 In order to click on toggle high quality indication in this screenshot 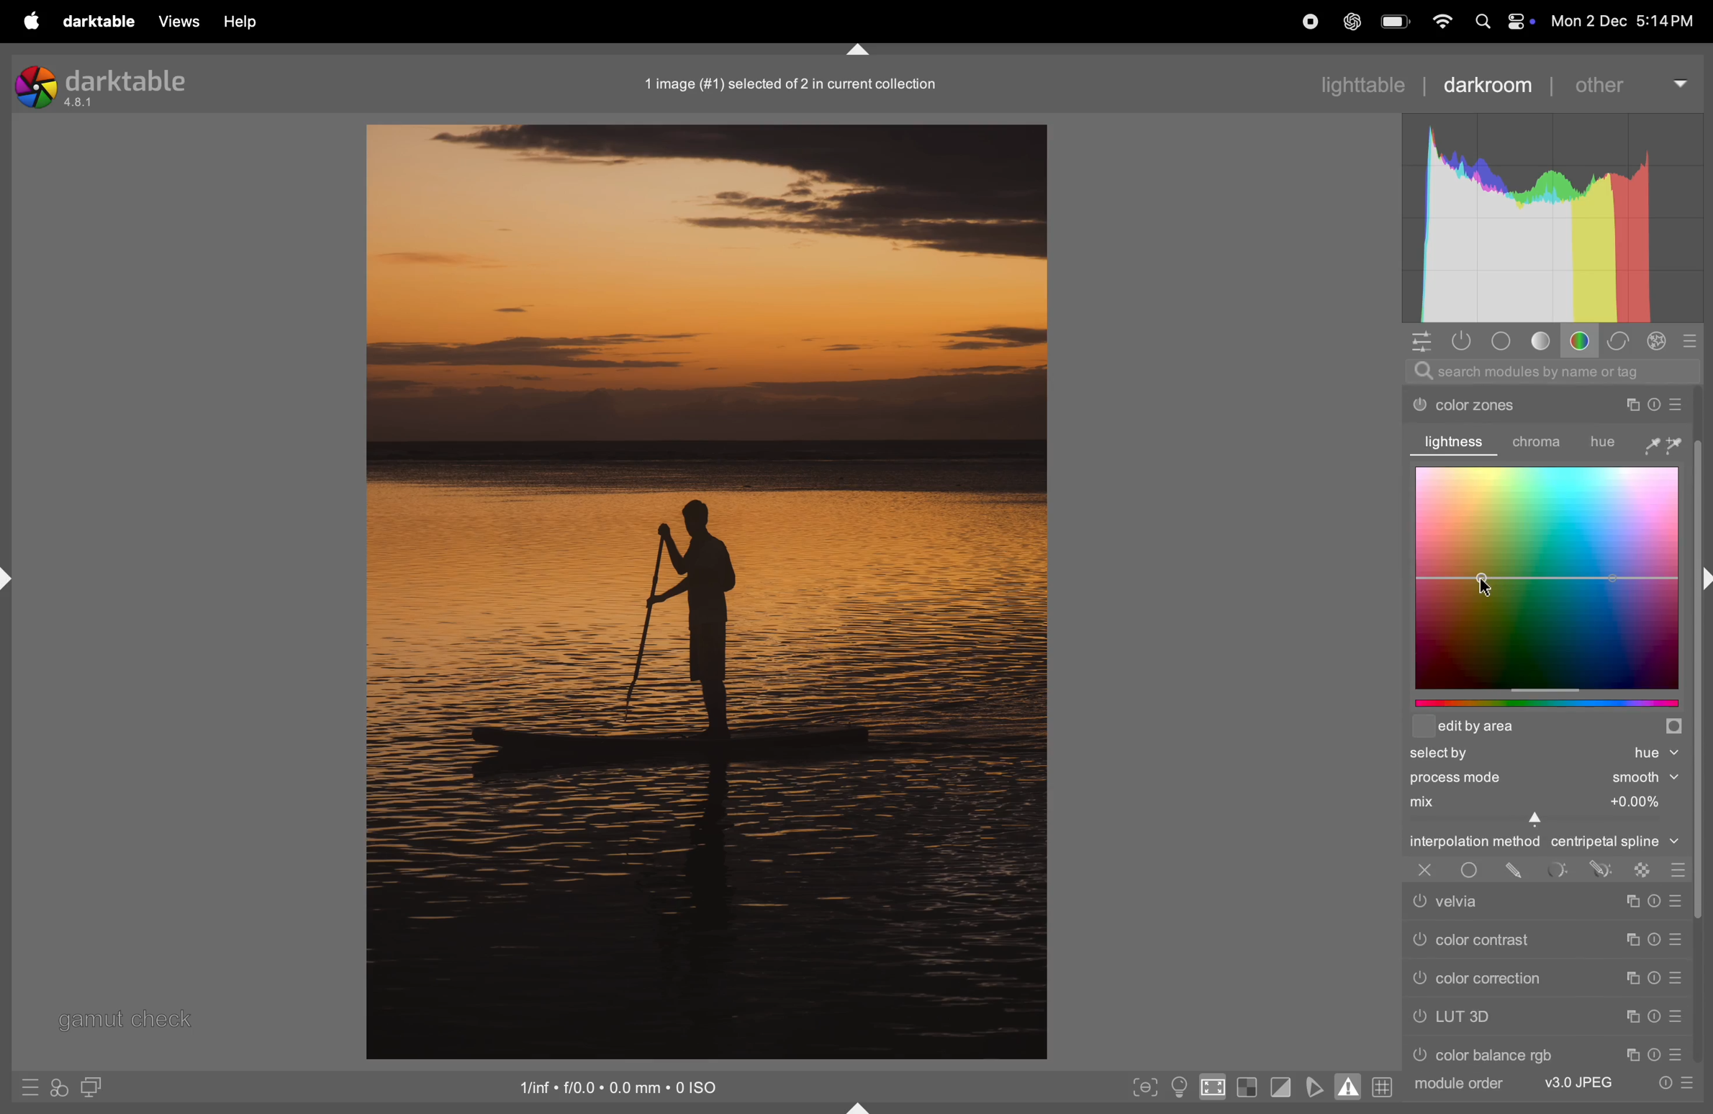, I will do `click(1212, 1088)`.